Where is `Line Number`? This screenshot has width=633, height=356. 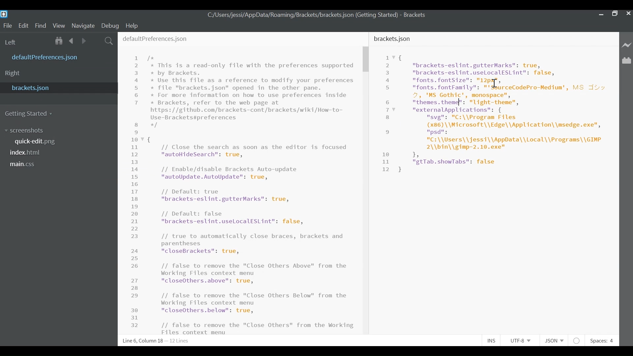
Line Number is located at coordinates (389, 113).